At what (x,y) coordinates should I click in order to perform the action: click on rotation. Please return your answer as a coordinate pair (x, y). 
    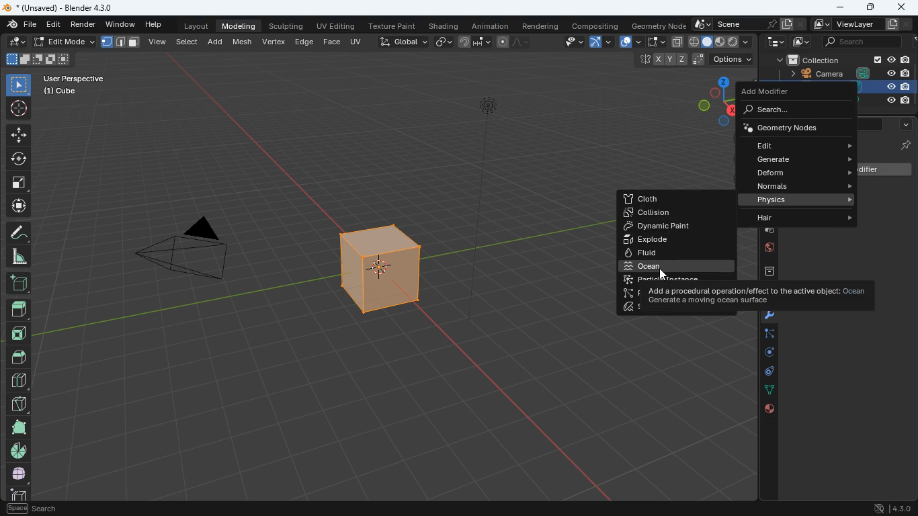
    Looking at the image, I should click on (764, 353).